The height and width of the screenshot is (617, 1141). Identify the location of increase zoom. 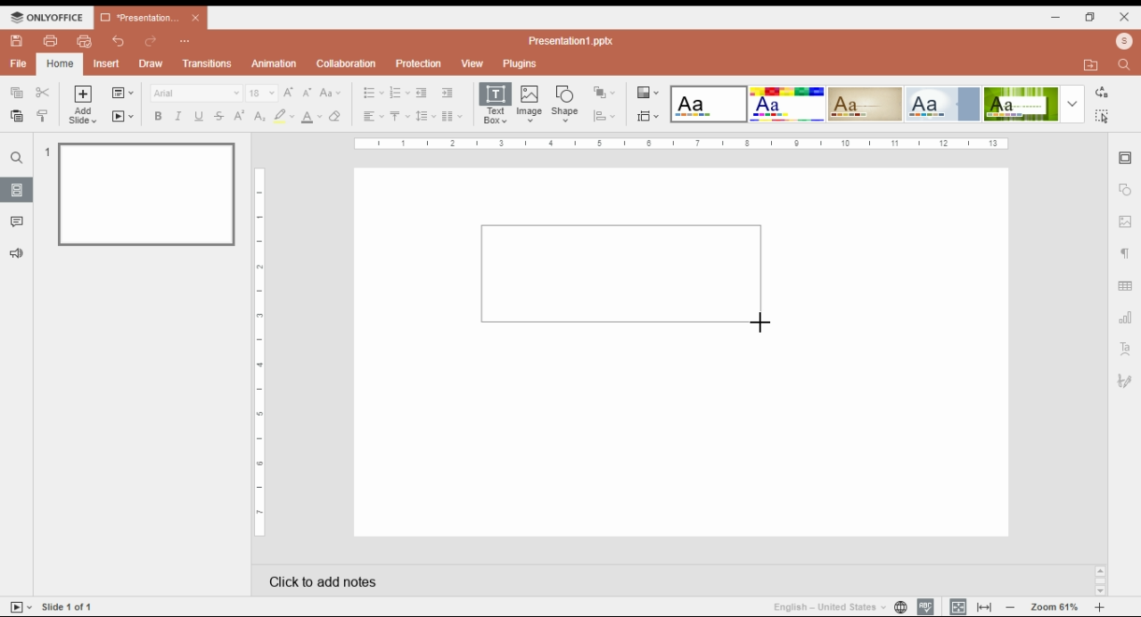
(1100, 607).